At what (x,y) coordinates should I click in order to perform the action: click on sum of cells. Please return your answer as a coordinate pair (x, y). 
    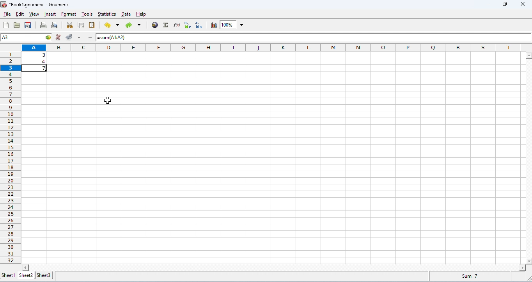
    Looking at the image, I should click on (34, 69).